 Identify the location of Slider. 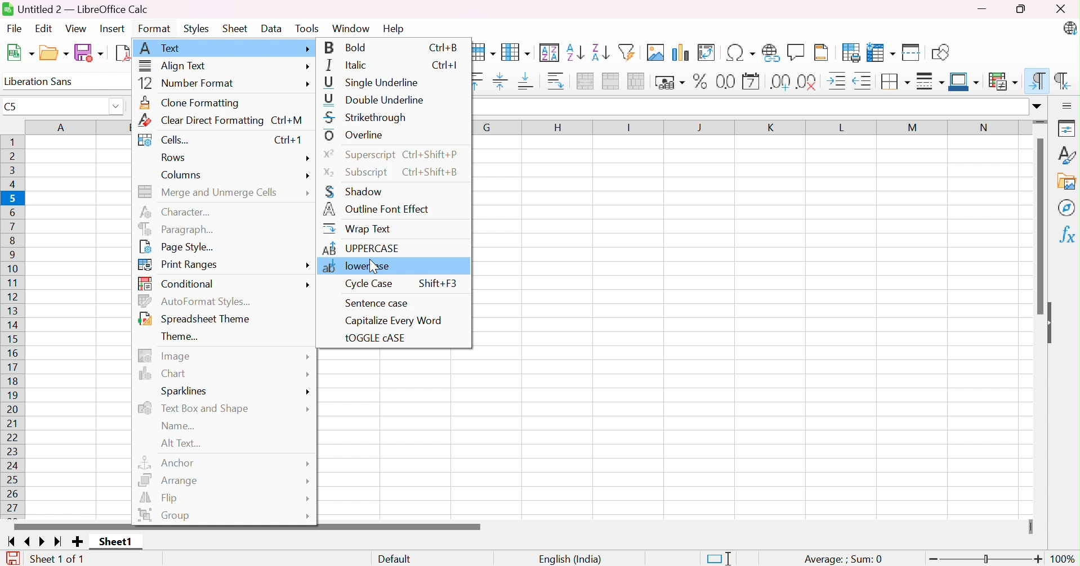
(987, 558).